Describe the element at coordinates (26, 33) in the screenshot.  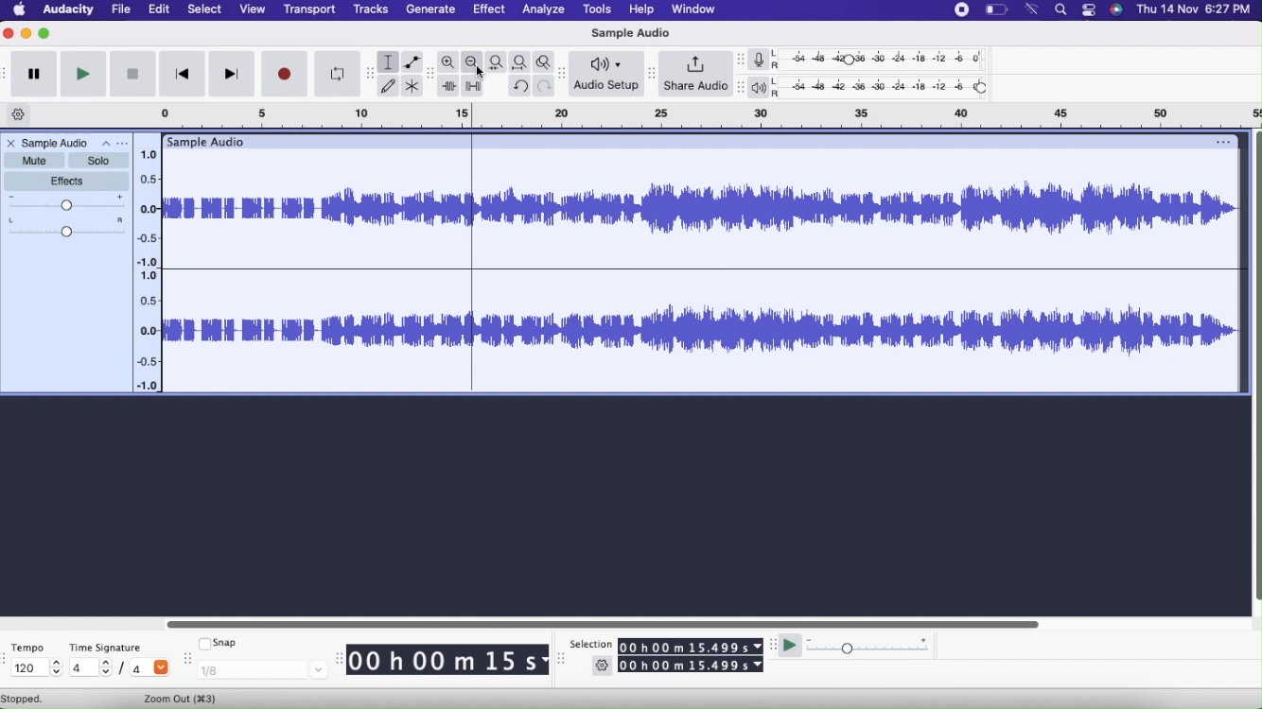
I see `Minimize` at that location.